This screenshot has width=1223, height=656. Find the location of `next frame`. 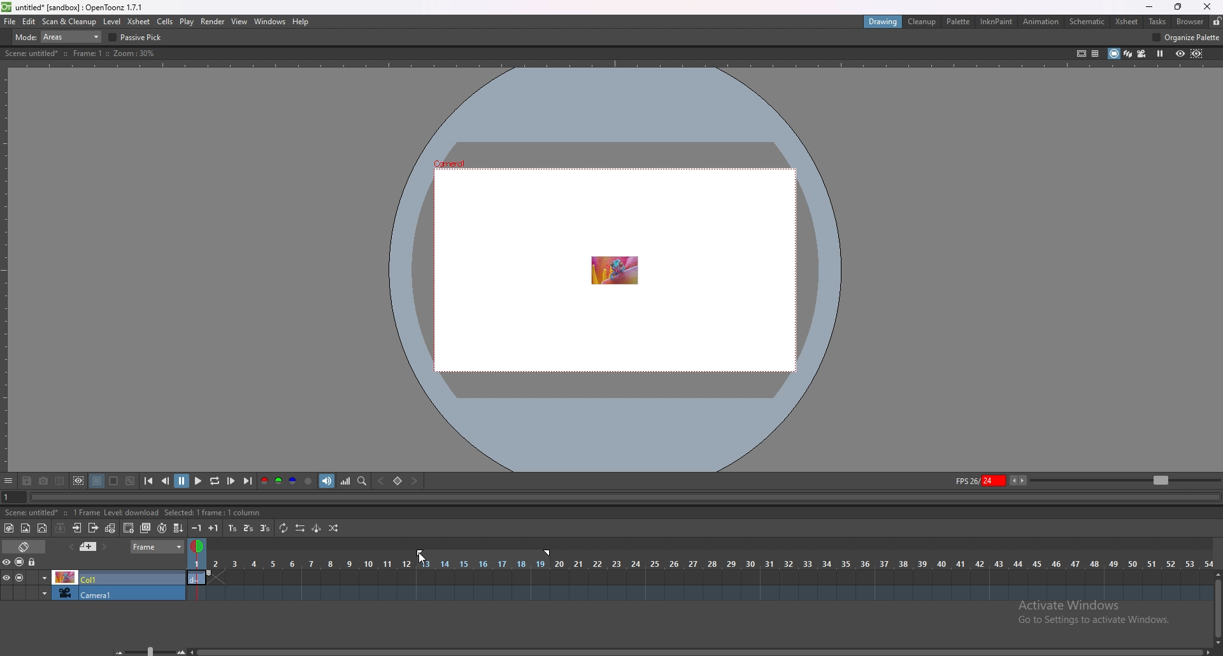

next frame is located at coordinates (232, 481).